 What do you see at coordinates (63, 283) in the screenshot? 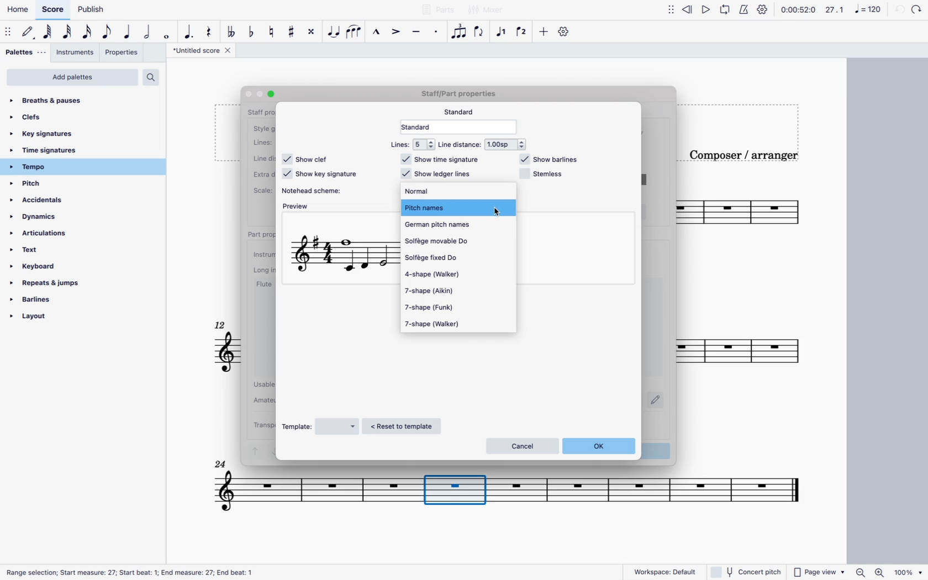
I see `repeats & jumps` at bounding box center [63, 283].